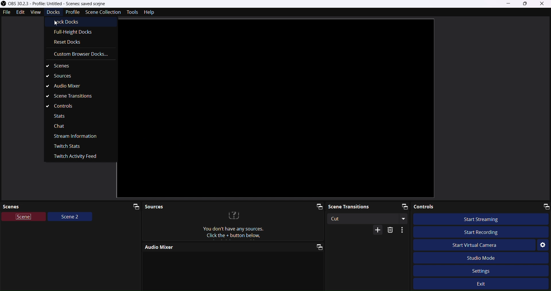 The width and height of the screenshot is (551, 291). I want to click on Audio Mixer, so click(66, 86).